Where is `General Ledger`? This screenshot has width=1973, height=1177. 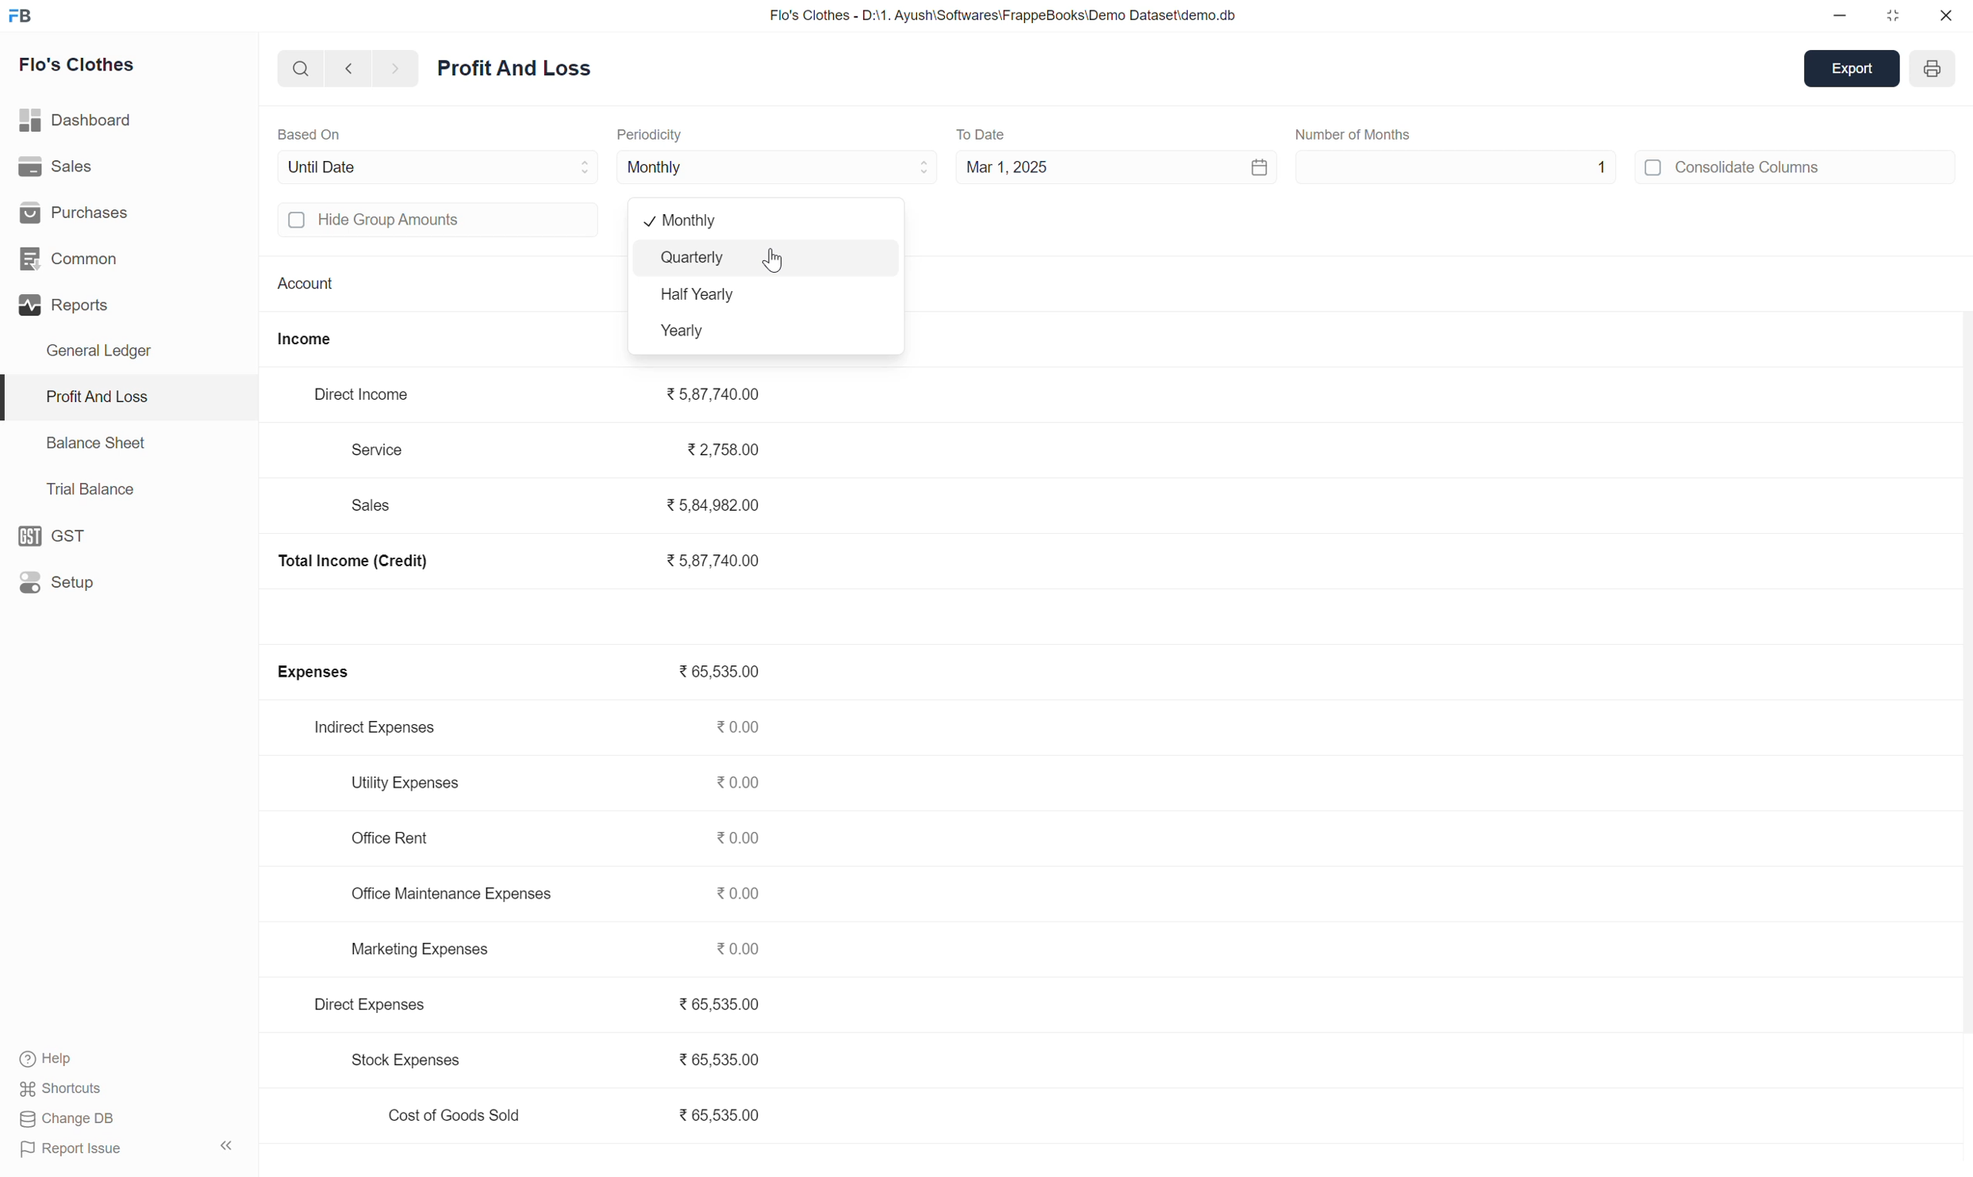 General Ledger is located at coordinates (115, 356).